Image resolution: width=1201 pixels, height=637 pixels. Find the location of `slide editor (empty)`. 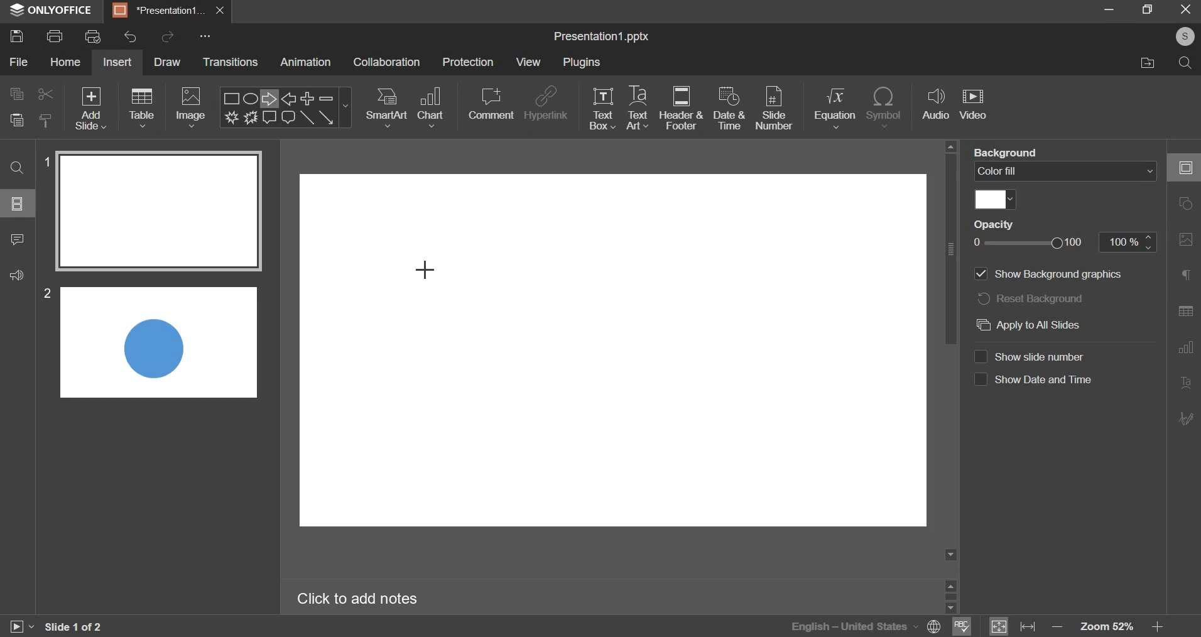

slide editor (empty) is located at coordinates (614, 349).